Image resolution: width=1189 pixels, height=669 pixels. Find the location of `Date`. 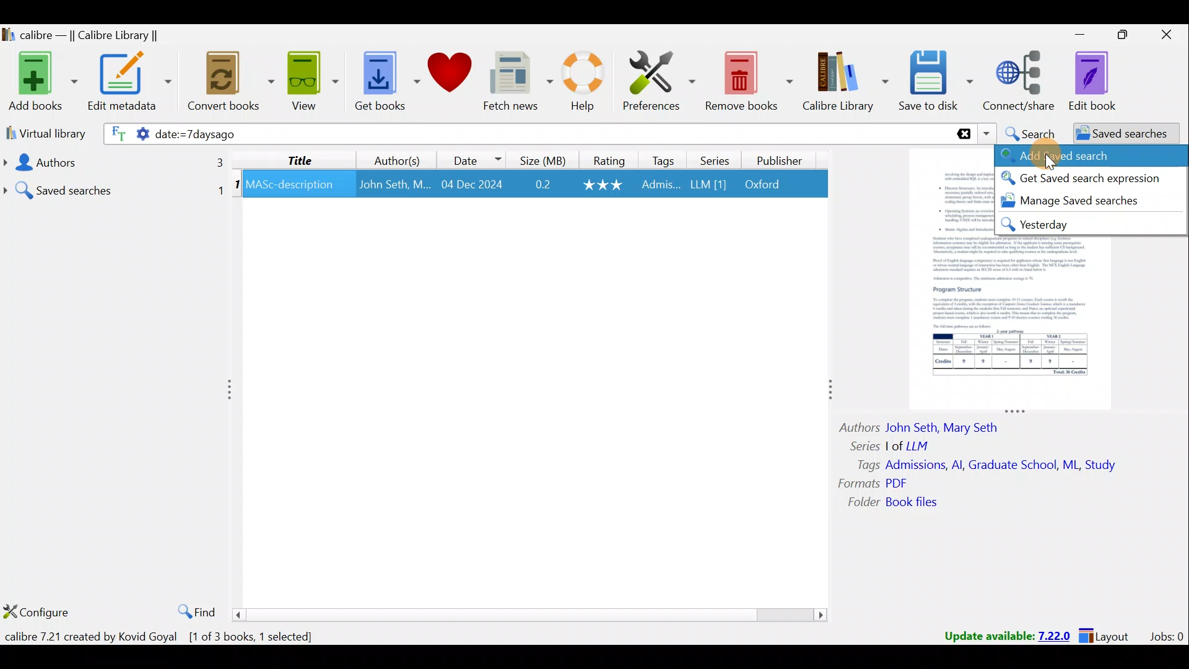

Date is located at coordinates (476, 158).